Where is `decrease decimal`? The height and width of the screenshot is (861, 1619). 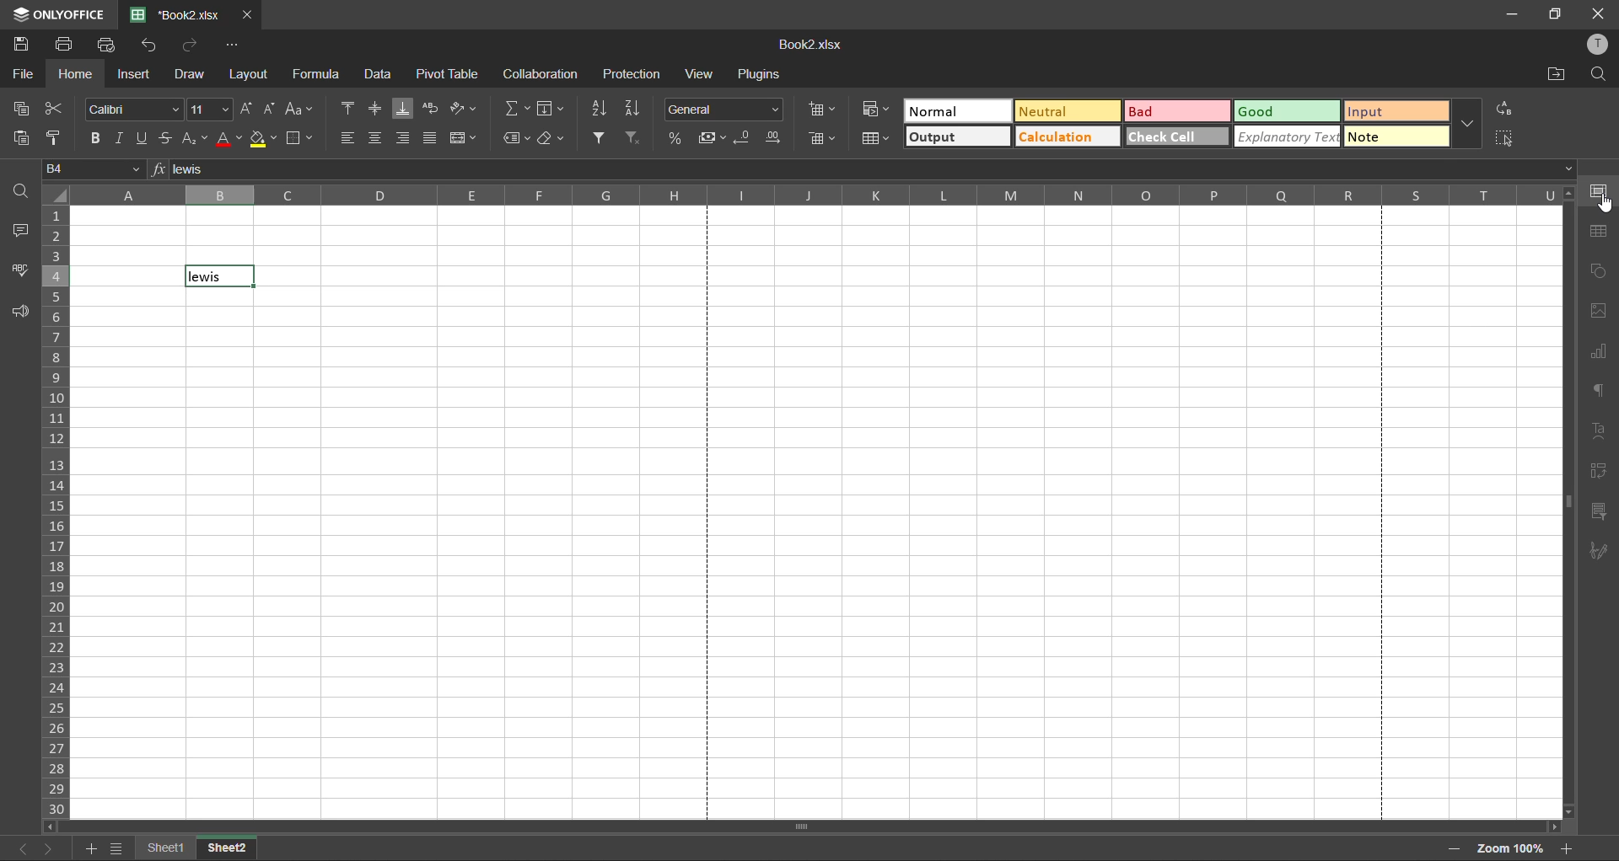
decrease decimal is located at coordinates (743, 139).